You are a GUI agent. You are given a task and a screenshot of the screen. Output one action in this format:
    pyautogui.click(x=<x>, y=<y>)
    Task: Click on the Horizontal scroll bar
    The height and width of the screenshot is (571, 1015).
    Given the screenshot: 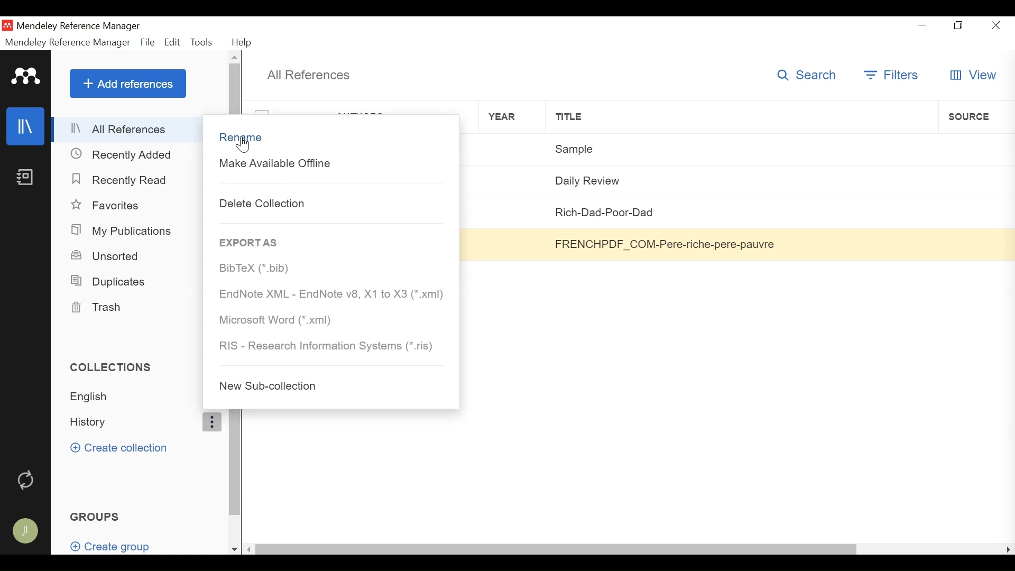 What is the action you would take?
    pyautogui.click(x=557, y=548)
    